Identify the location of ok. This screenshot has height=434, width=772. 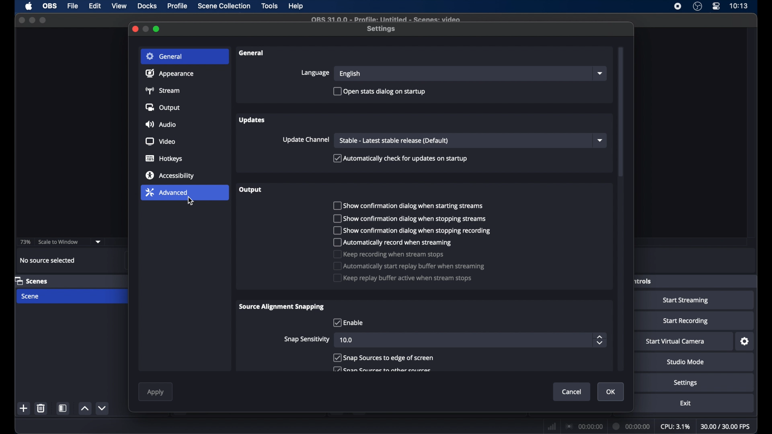
(611, 392).